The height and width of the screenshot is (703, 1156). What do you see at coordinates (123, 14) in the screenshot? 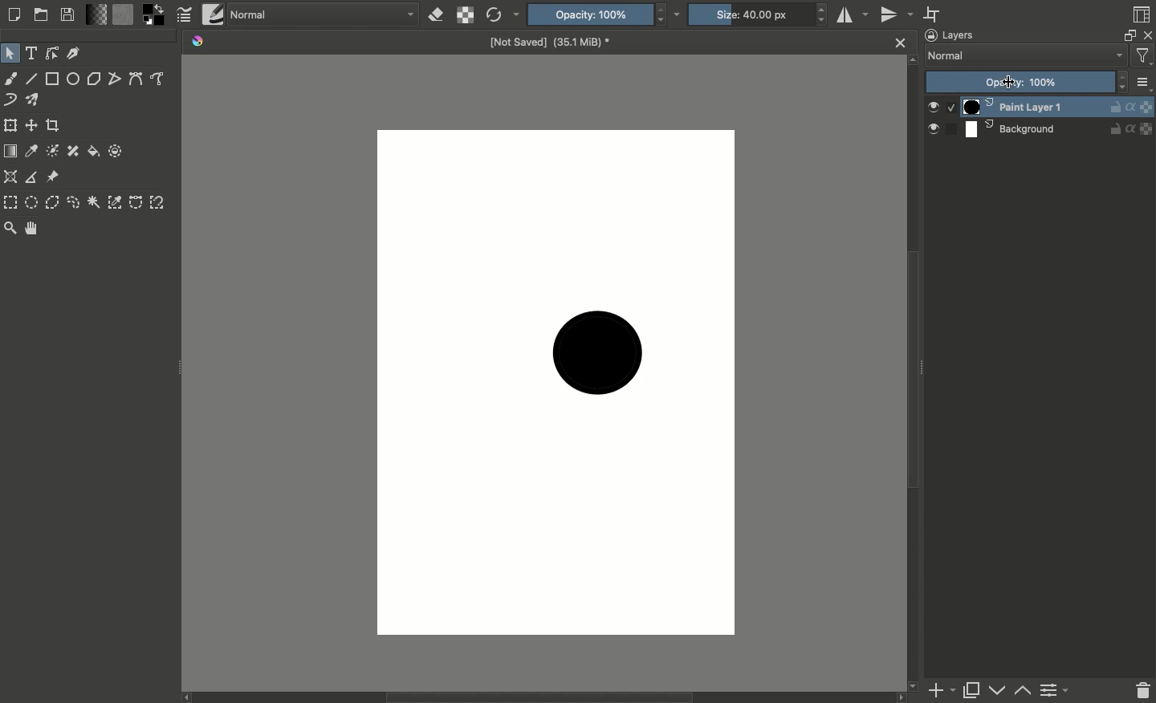
I see `Fill patterns` at bounding box center [123, 14].